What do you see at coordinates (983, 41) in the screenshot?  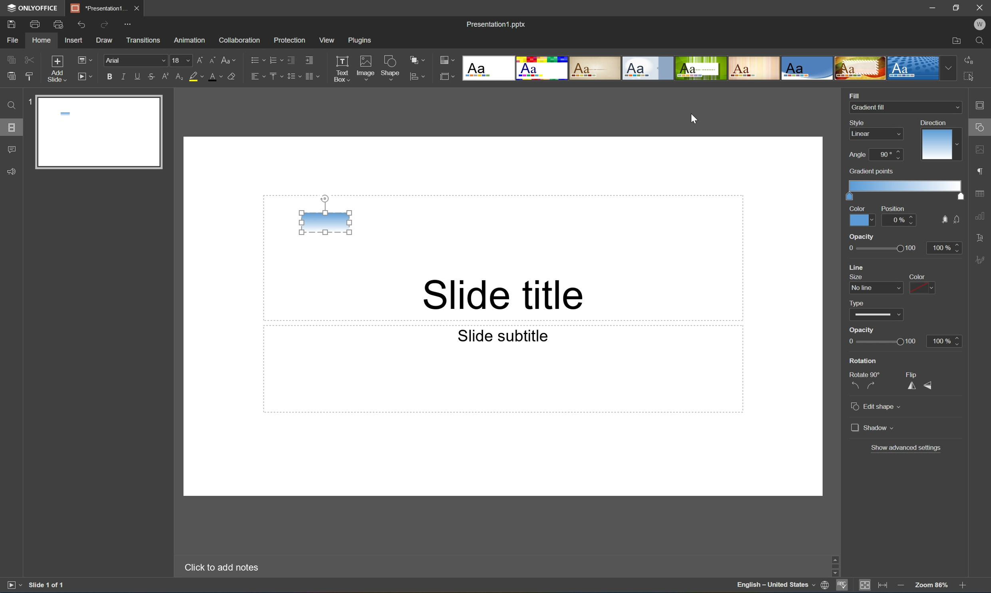 I see `Find` at bounding box center [983, 41].